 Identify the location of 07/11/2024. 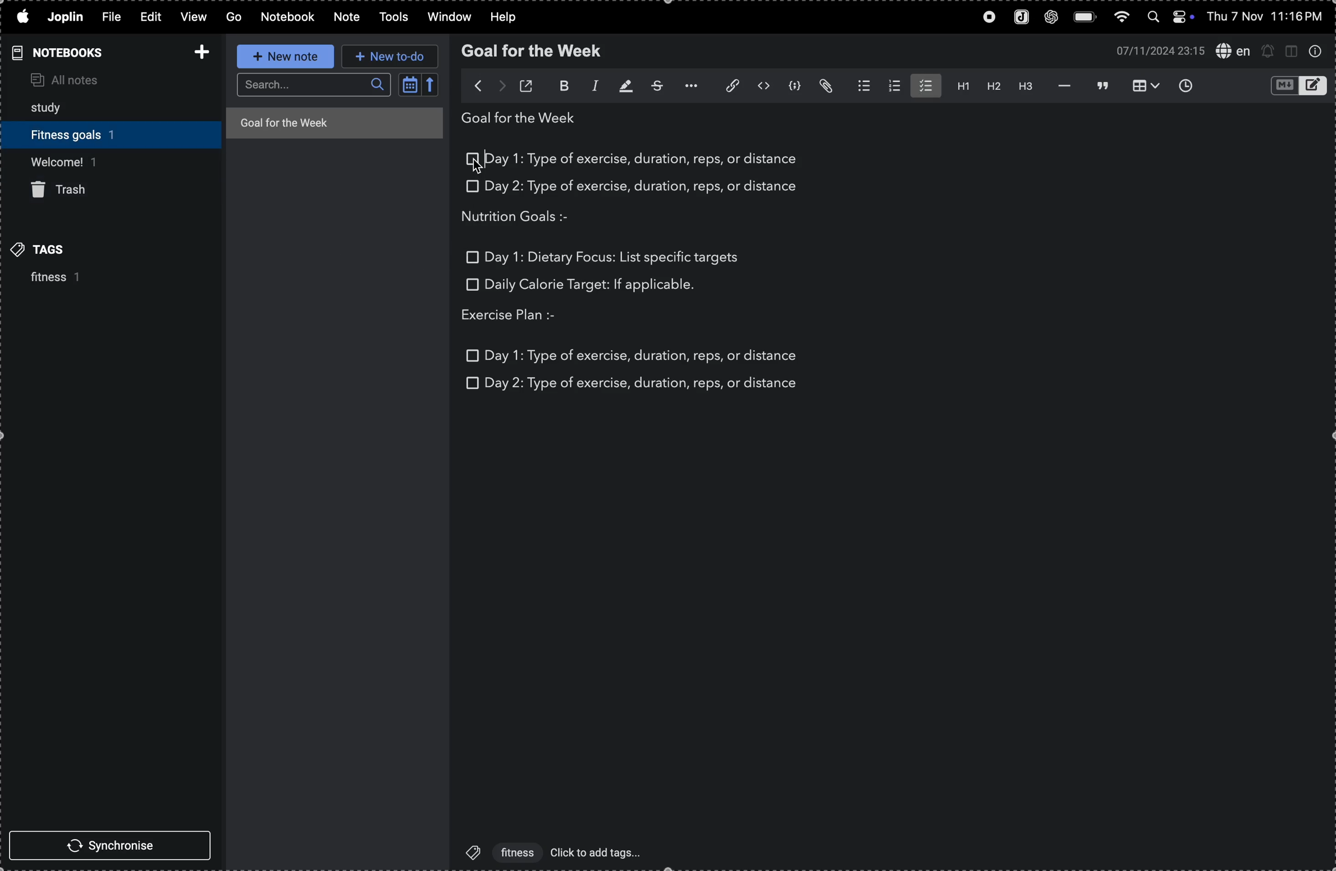
(1156, 51).